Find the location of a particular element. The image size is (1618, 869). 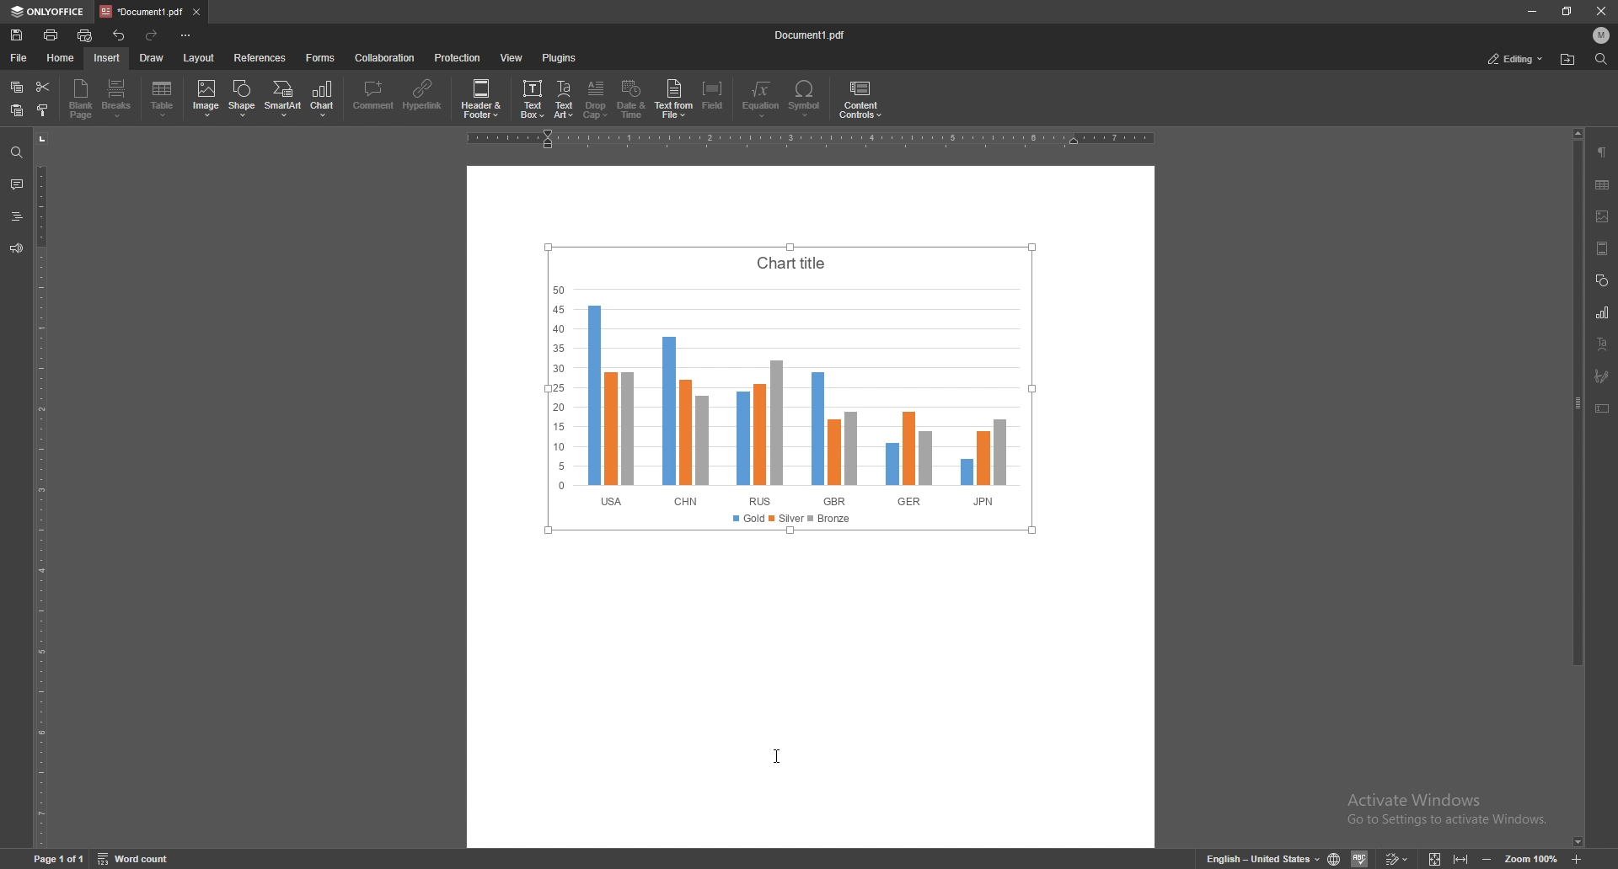

onlyoffice is located at coordinates (47, 12).